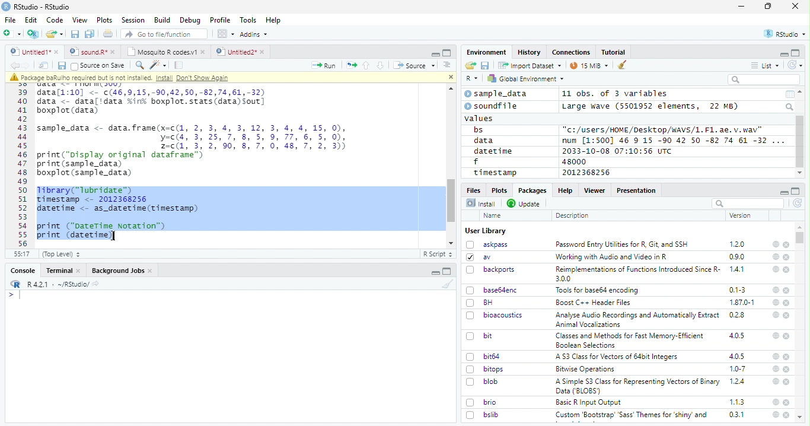 The height and width of the screenshot is (426, 810). Describe the element at coordinates (447, 52) in the screenshot. I see `Full screen` at that location.